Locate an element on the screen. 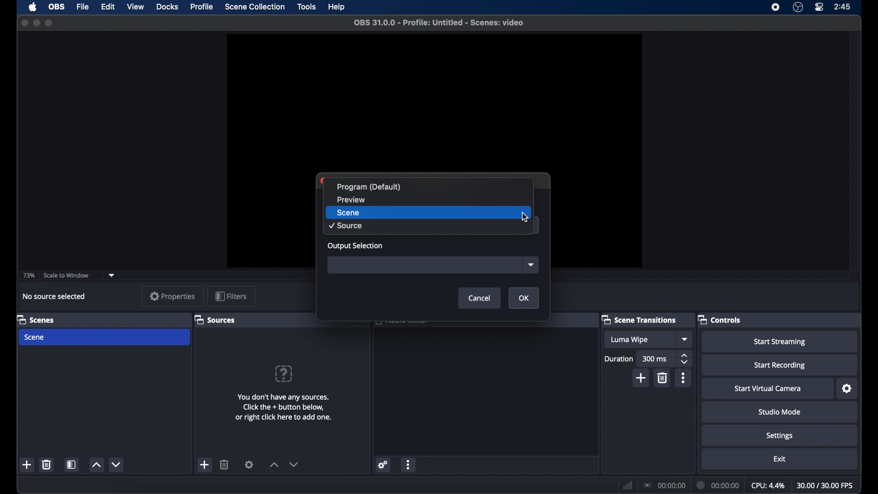 The width and height of the screenshot is (878, 494). duration is located at coordinates (718, 485).